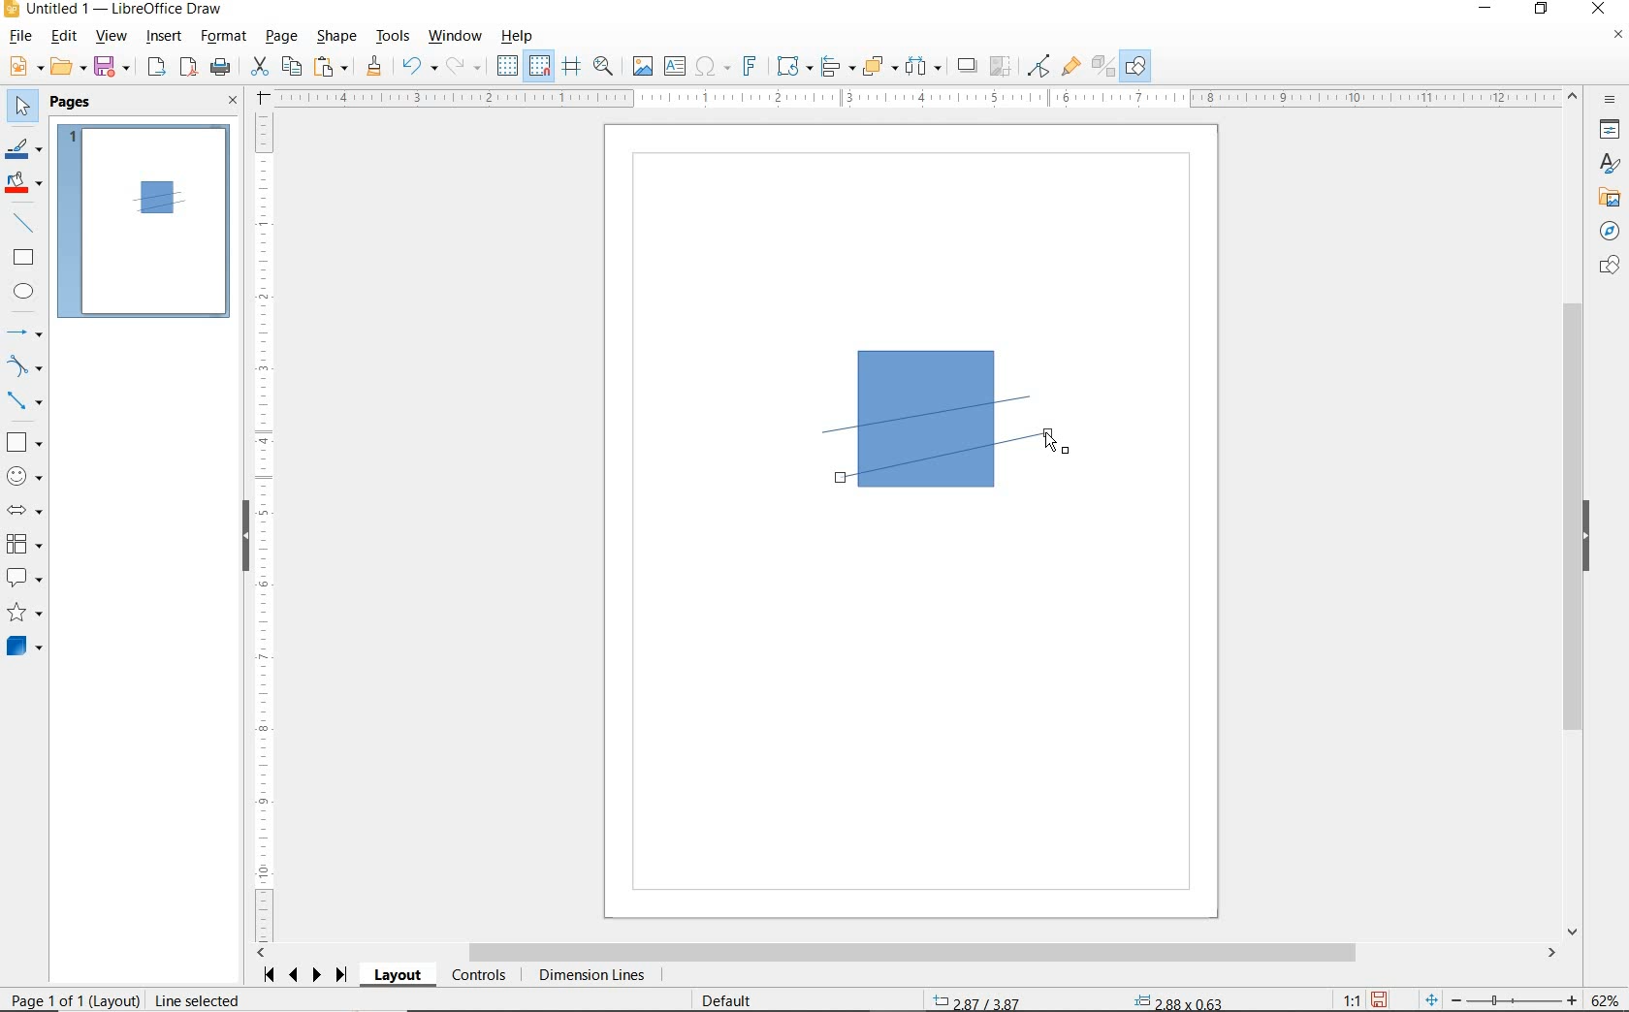  Describe the element at coordinates (509, 67) in the screenshot. I see `DISPLAY GRID` at that location.